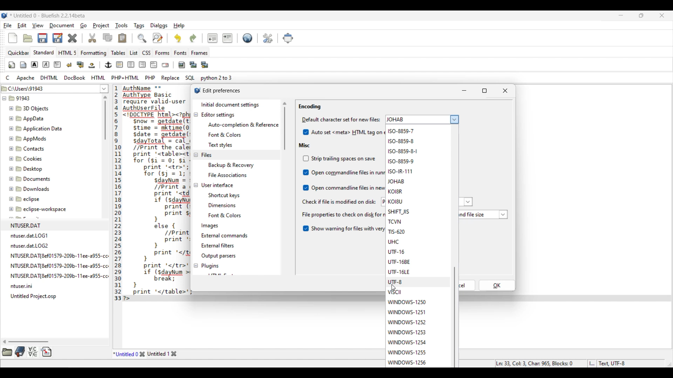  Describe the element at coordinates (22, 26) in the screenshot. I see `Edit menu` at that location.